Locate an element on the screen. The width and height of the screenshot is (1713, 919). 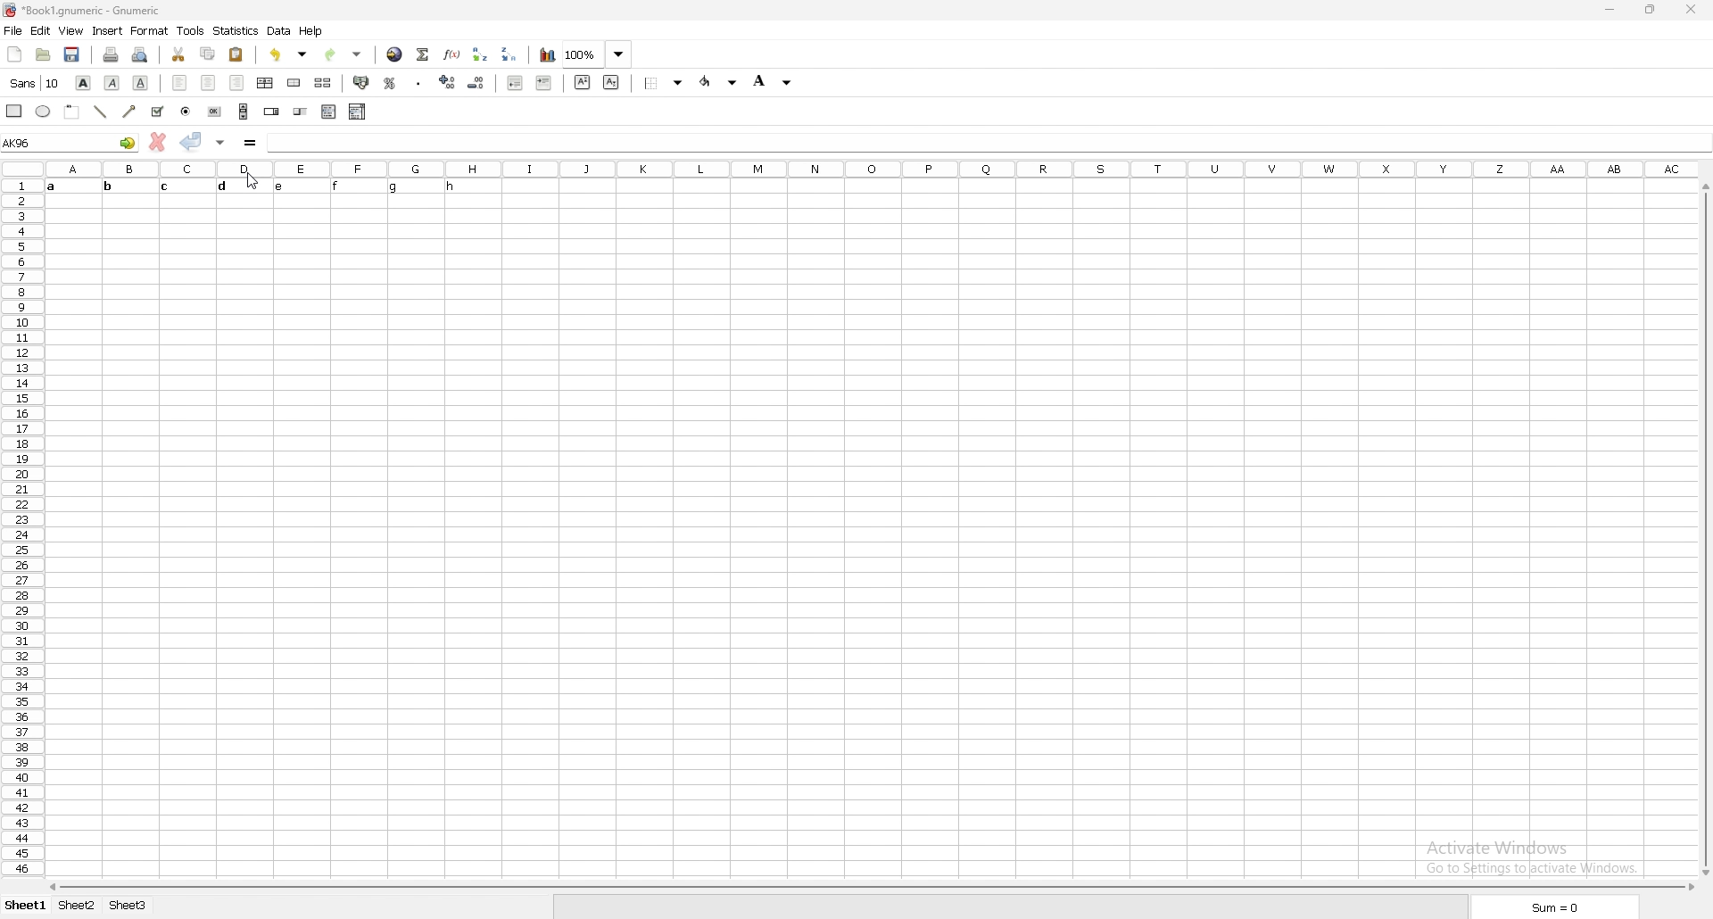
line is located at coordinates (102, 112).